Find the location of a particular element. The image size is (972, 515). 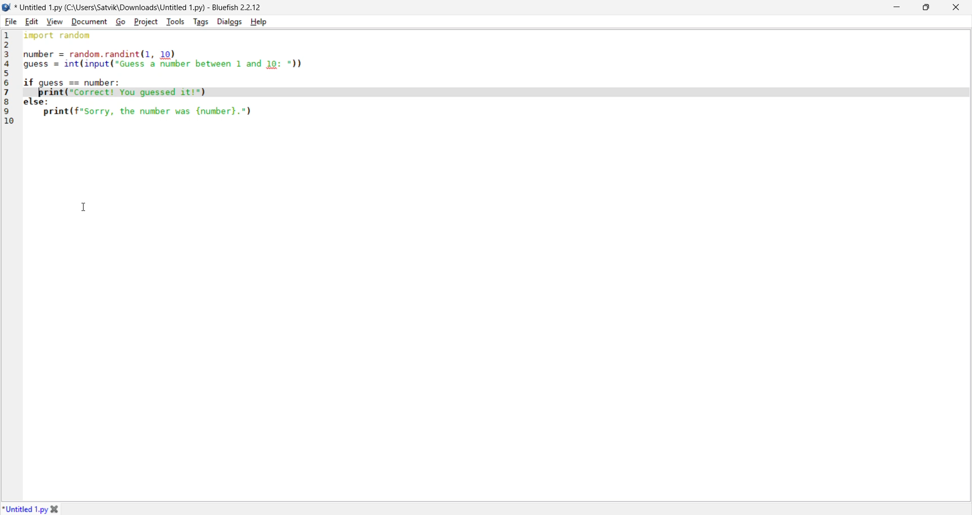

dialogs is located at coordinates (229, 22).